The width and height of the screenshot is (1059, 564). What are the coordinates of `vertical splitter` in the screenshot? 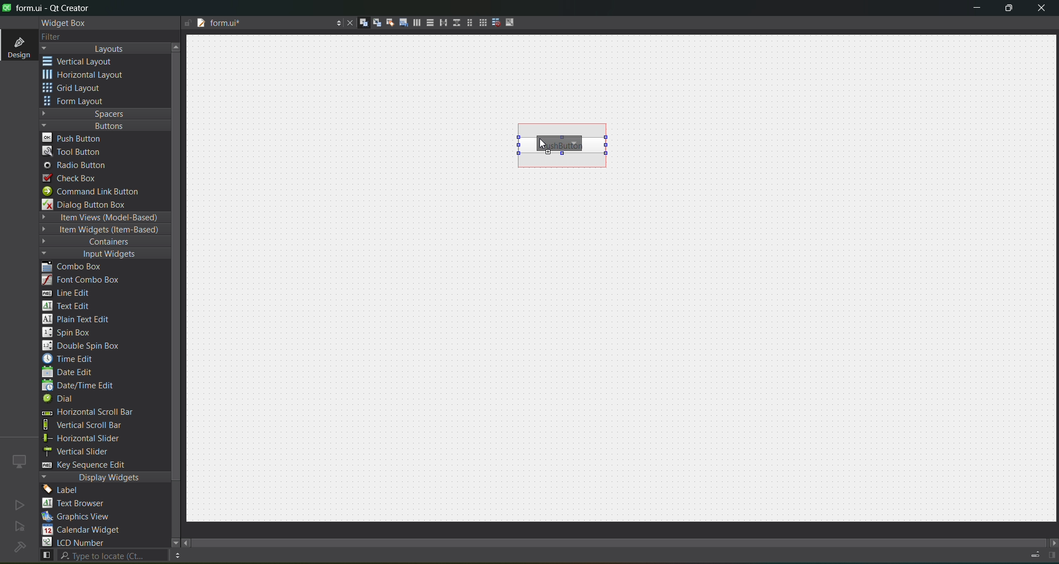 It's located at (455, 25).